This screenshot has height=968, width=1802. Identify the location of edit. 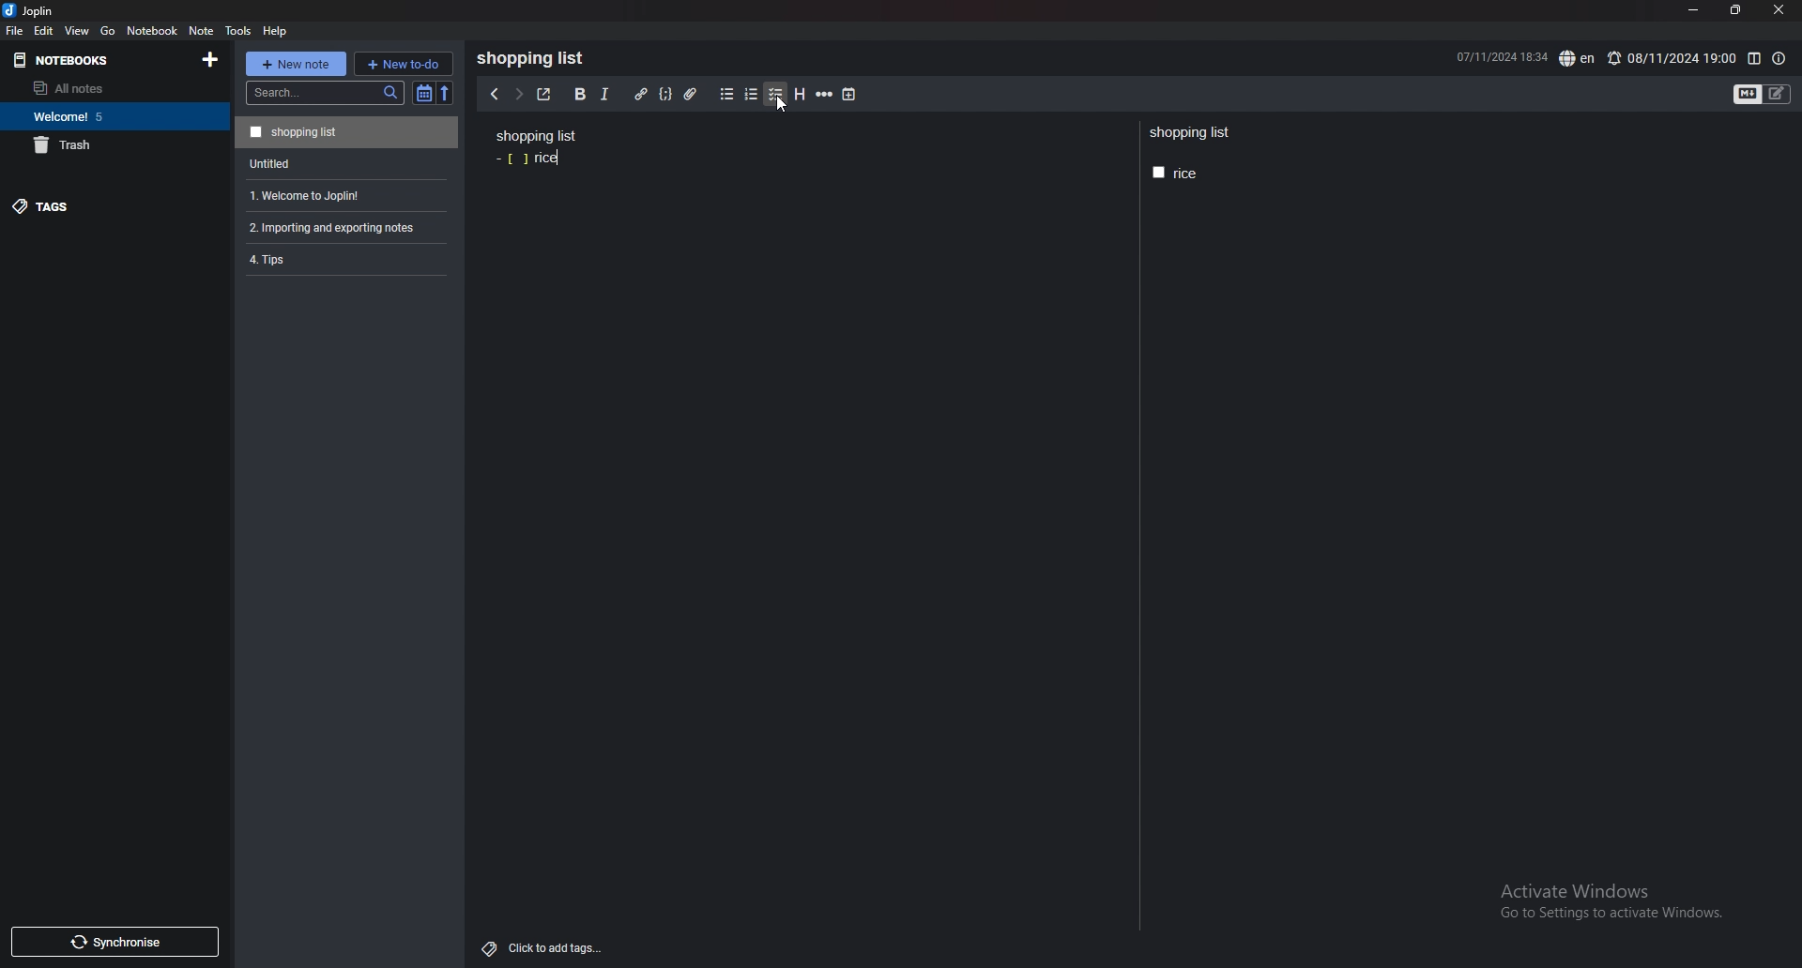
(44, 30).